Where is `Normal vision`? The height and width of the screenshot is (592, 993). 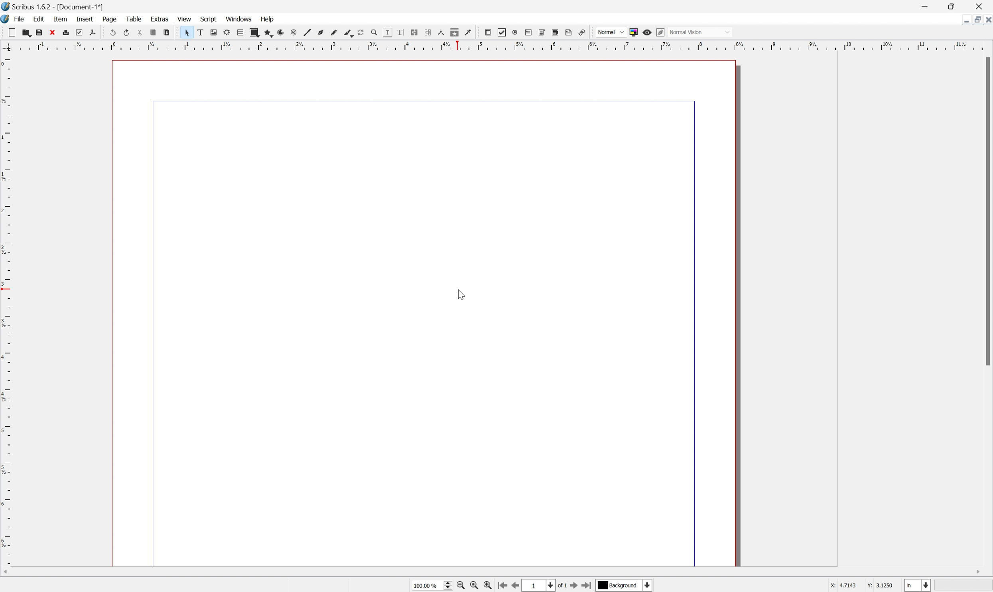 Normal vision is located at coordinates (707, 32).